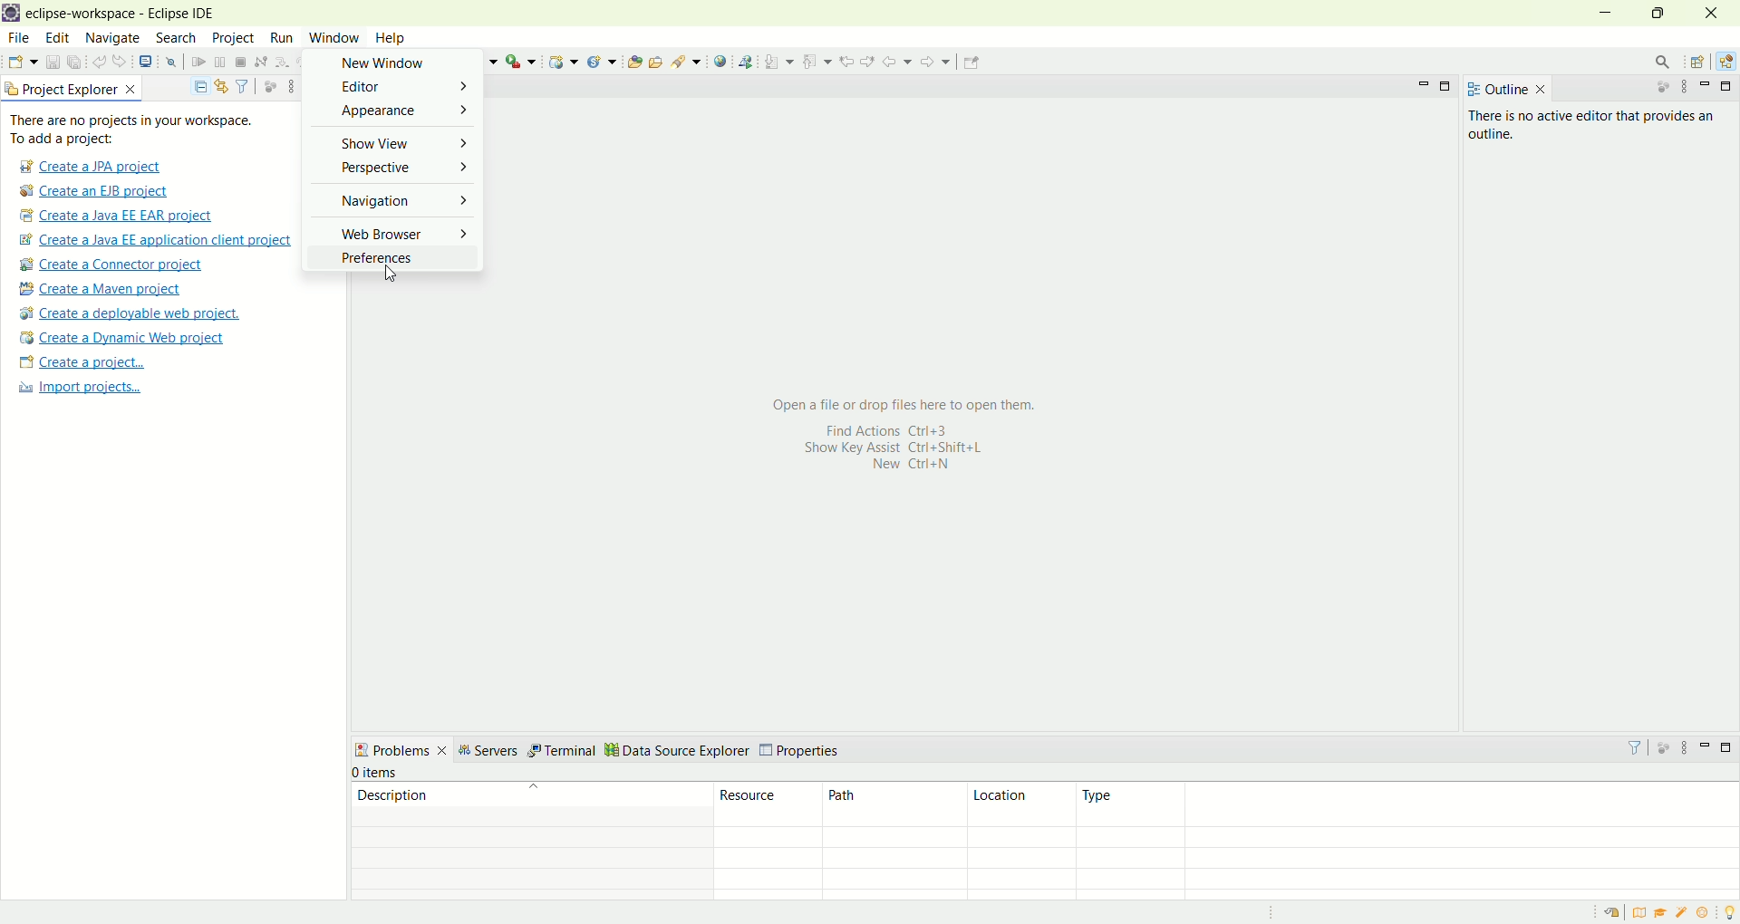 Image resolution: width=1740 pixels, height=924 pixels. What do you see at coordinates (1729, 747) in the screenshot?
I see `maximize` at bounding box center [1729, 747].